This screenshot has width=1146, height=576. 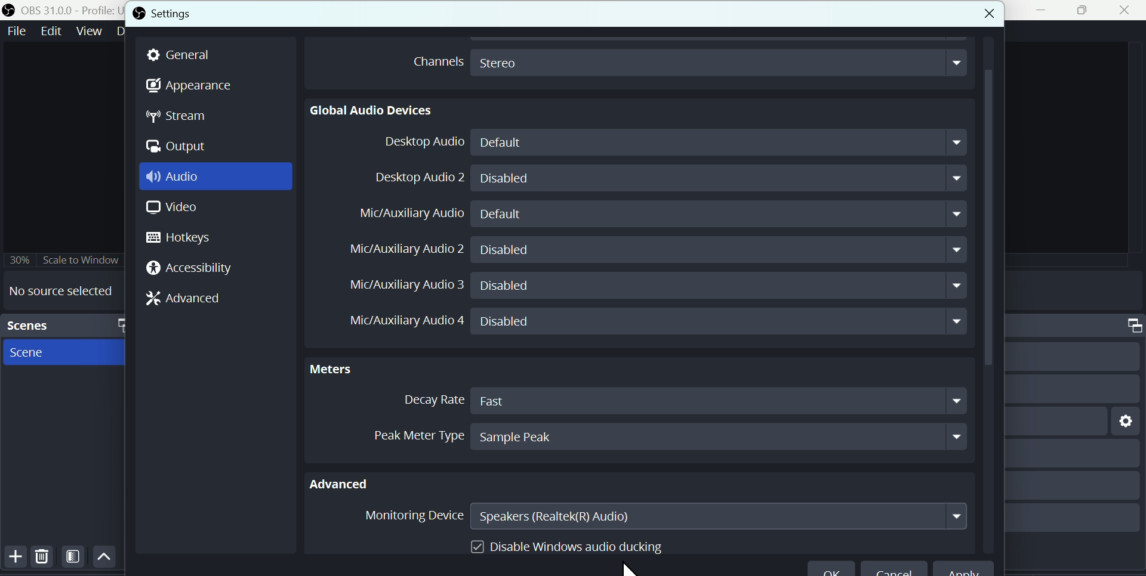 I want to click on Decay Rate, so click(x=429, y=400).